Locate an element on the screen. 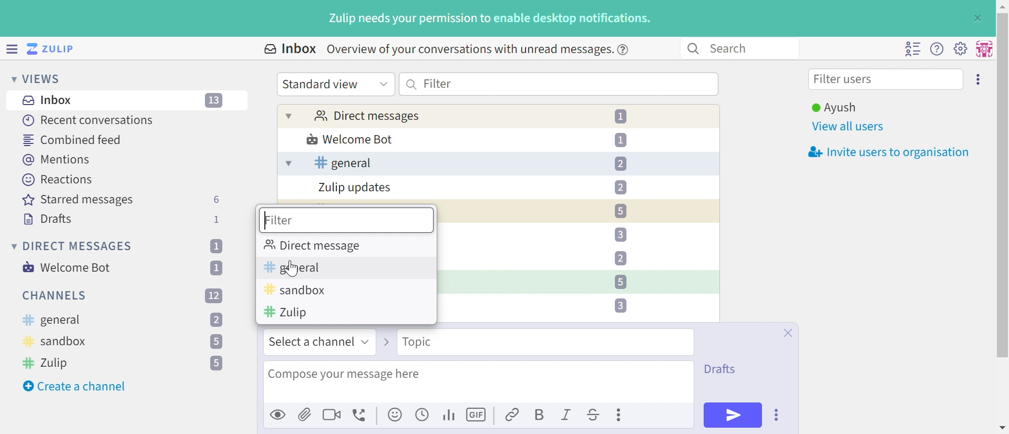  zulip is located at coordinates (286, 313).